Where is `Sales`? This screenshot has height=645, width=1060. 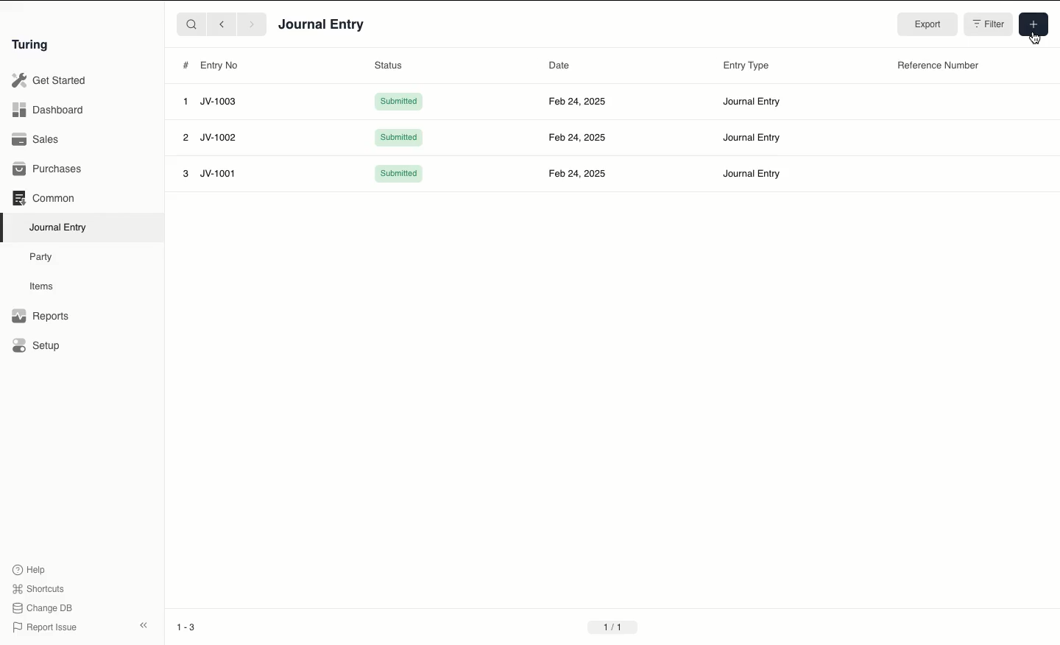 Sales is located at coordinates (38, 139).